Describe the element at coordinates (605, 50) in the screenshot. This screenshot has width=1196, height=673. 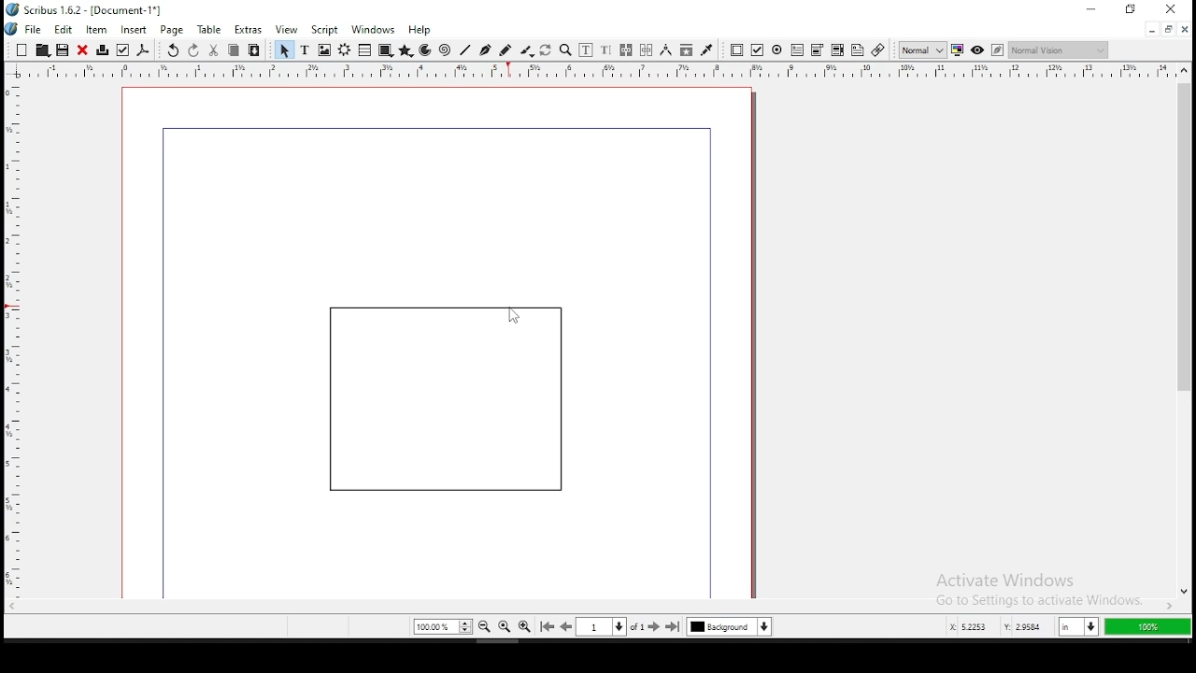
I see `edit text with story editor` at that location.